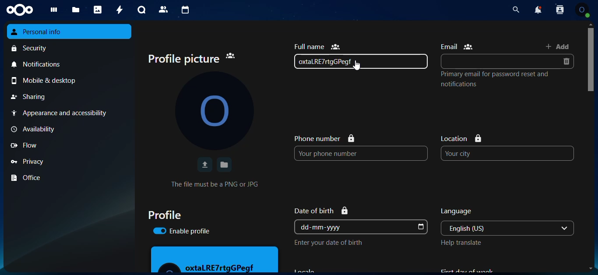 The image size is (598, 275). What do you see at coordinates (516, 10) in the screenshot?
I see `search` at bounding box center [516, 10].